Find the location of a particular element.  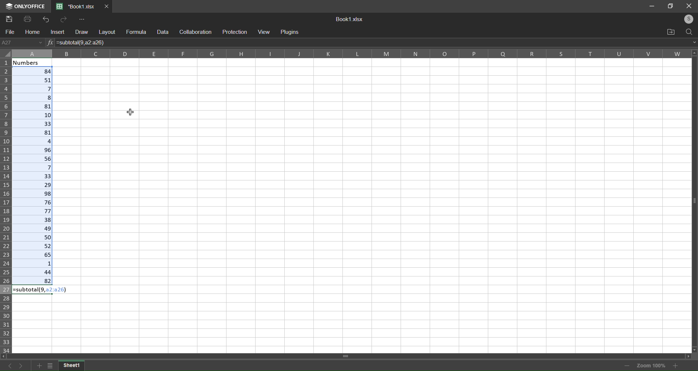

Logo is located at coordinates (26, 7).